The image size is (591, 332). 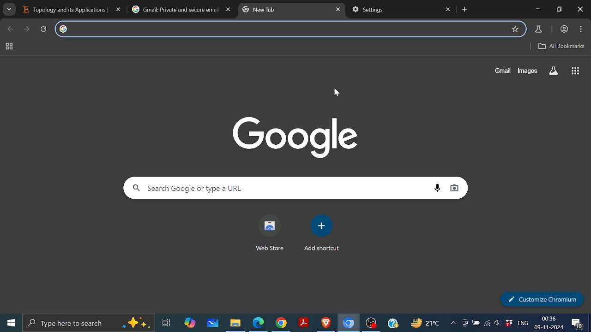 I want to click on 3rd and current tab, so click(x=285, y=11).